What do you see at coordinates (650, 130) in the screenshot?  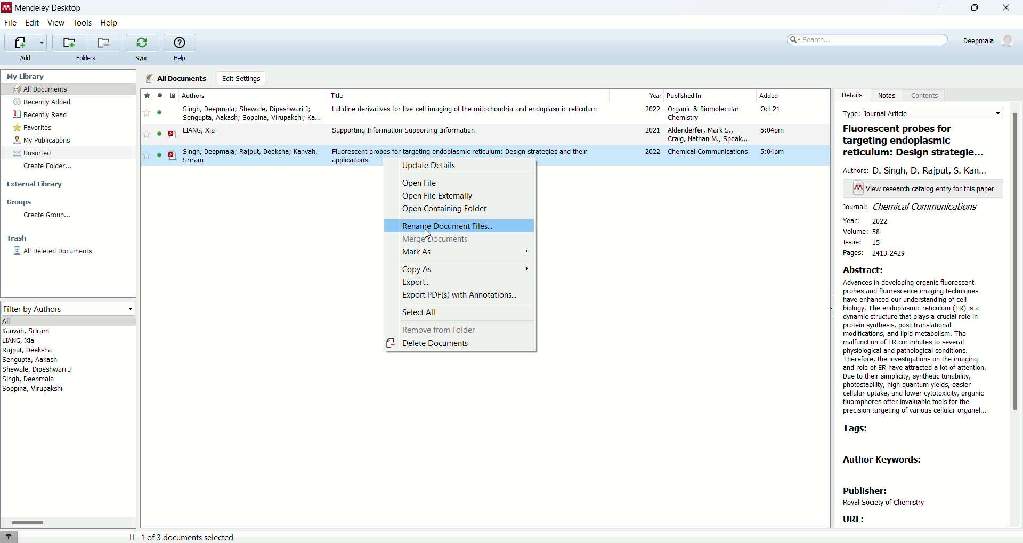 I see `2021` at bounding box center [650, 130].